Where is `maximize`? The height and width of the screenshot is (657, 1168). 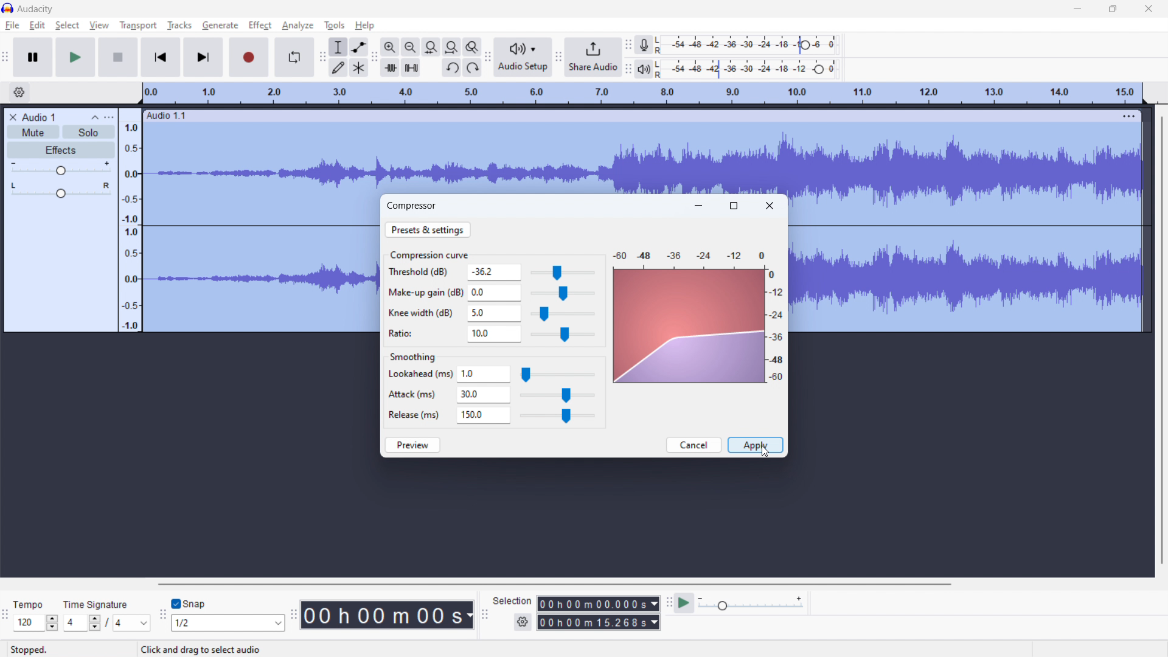 maximize is located at coordinates (1113, 9).